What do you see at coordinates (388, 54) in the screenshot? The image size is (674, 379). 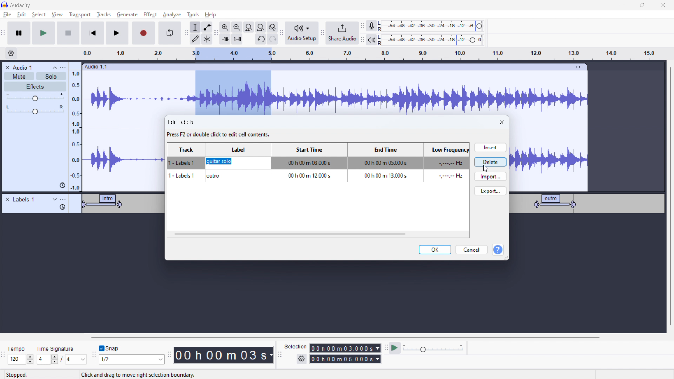 I see `timeline` at bounding box center [388, 54].